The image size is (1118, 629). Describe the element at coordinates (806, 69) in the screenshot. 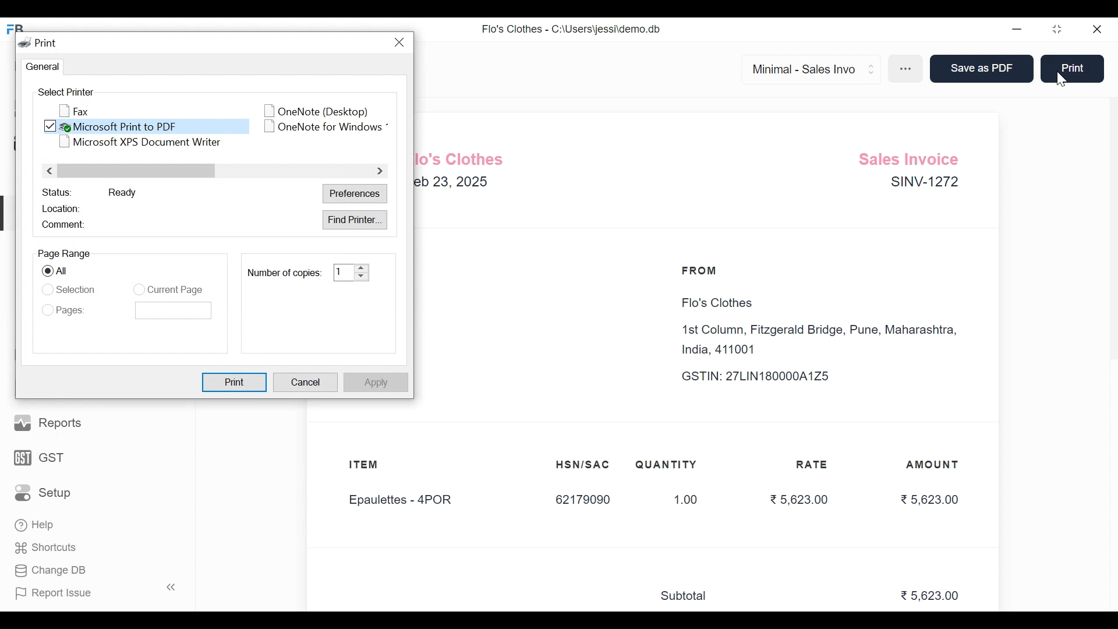

I see `Minimal - Sales Invo` at that location.